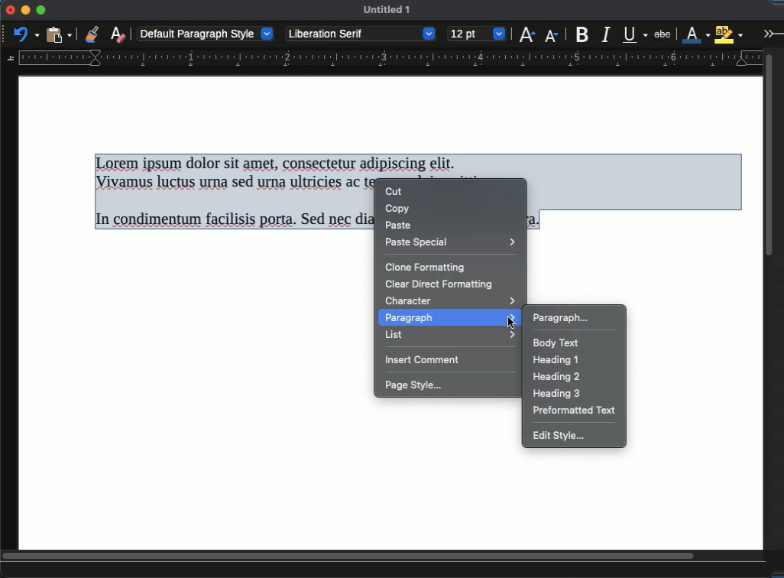  What do you see at coordinates (361, 34) in the screenshot?
I see `Liberation serif - font` at bounding box center [361, 34].